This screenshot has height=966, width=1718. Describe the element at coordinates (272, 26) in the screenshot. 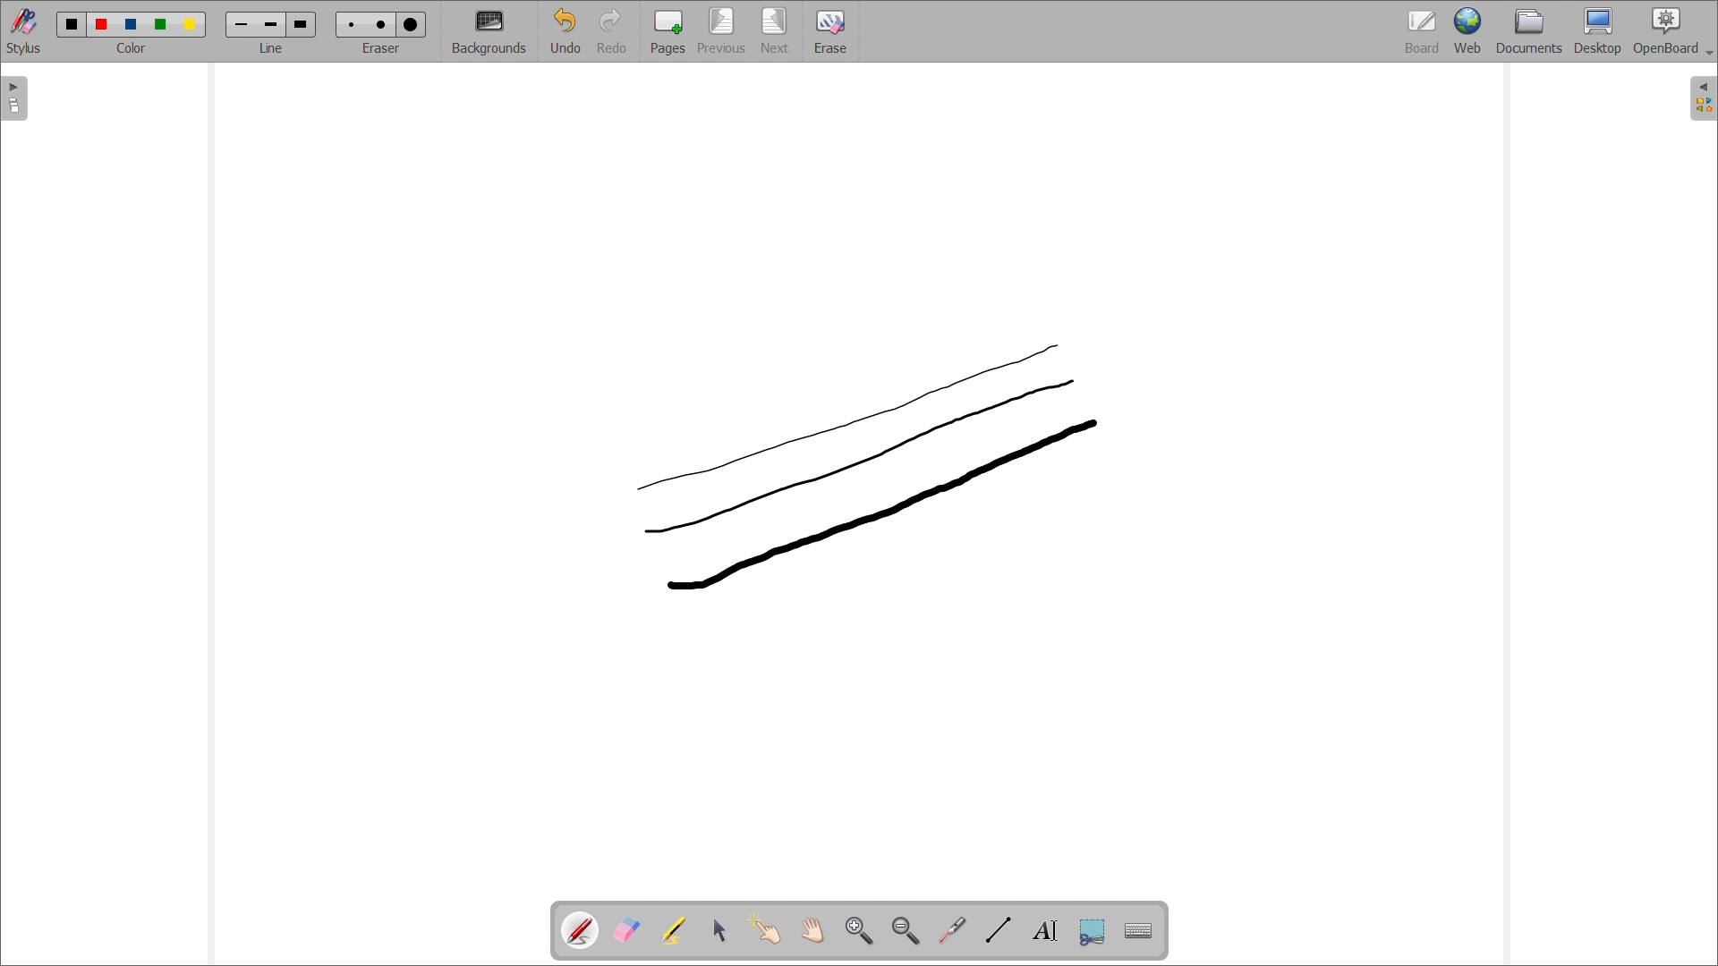

I see `line width size` at that location.